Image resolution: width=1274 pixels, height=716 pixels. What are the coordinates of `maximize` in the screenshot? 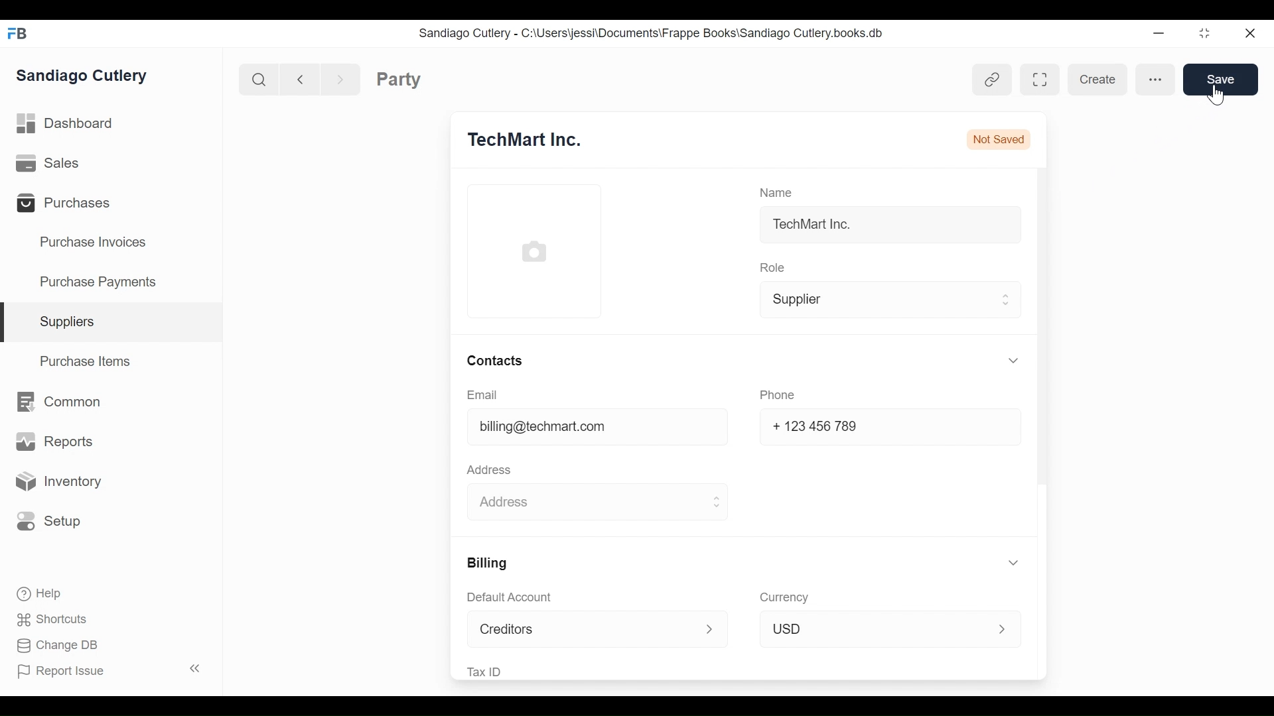 It's located at (1209, 34).